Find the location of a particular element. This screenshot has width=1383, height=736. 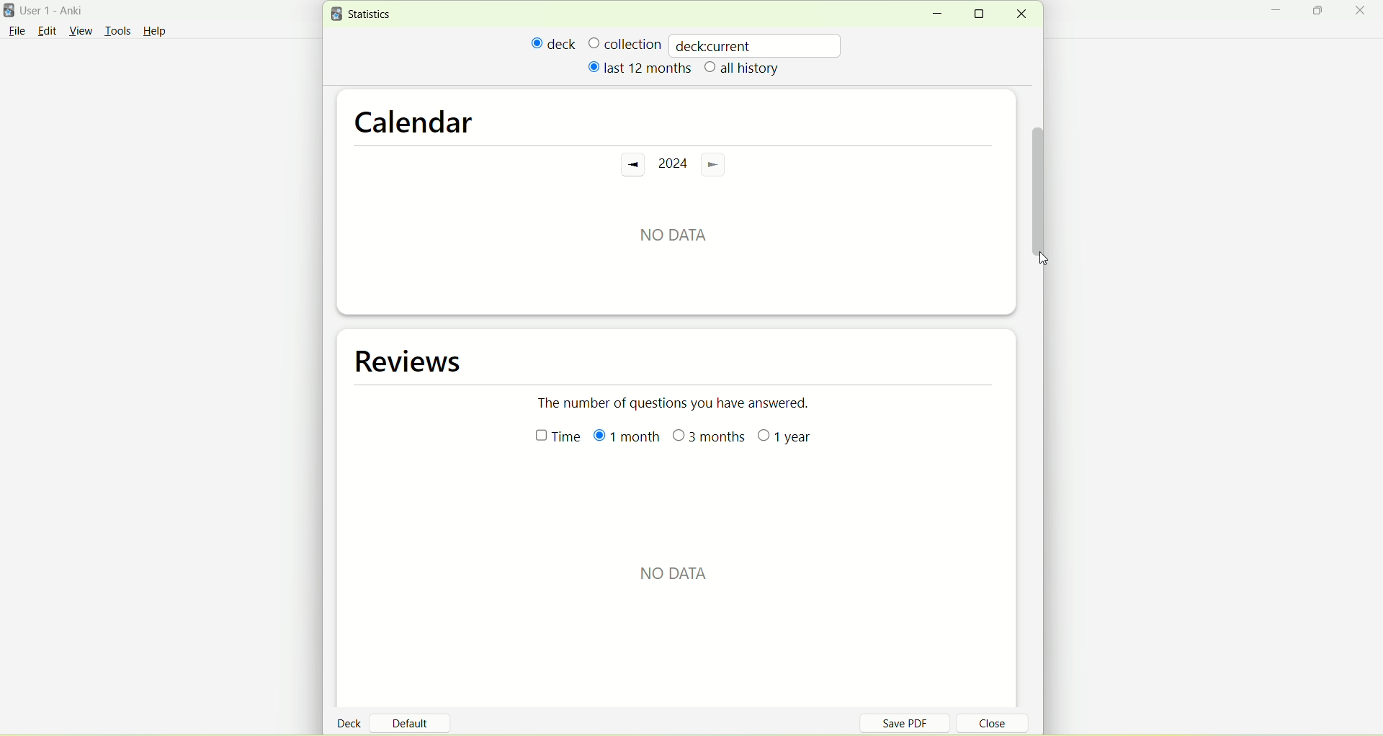

deckcurrent is located at coordinates (757, 45).